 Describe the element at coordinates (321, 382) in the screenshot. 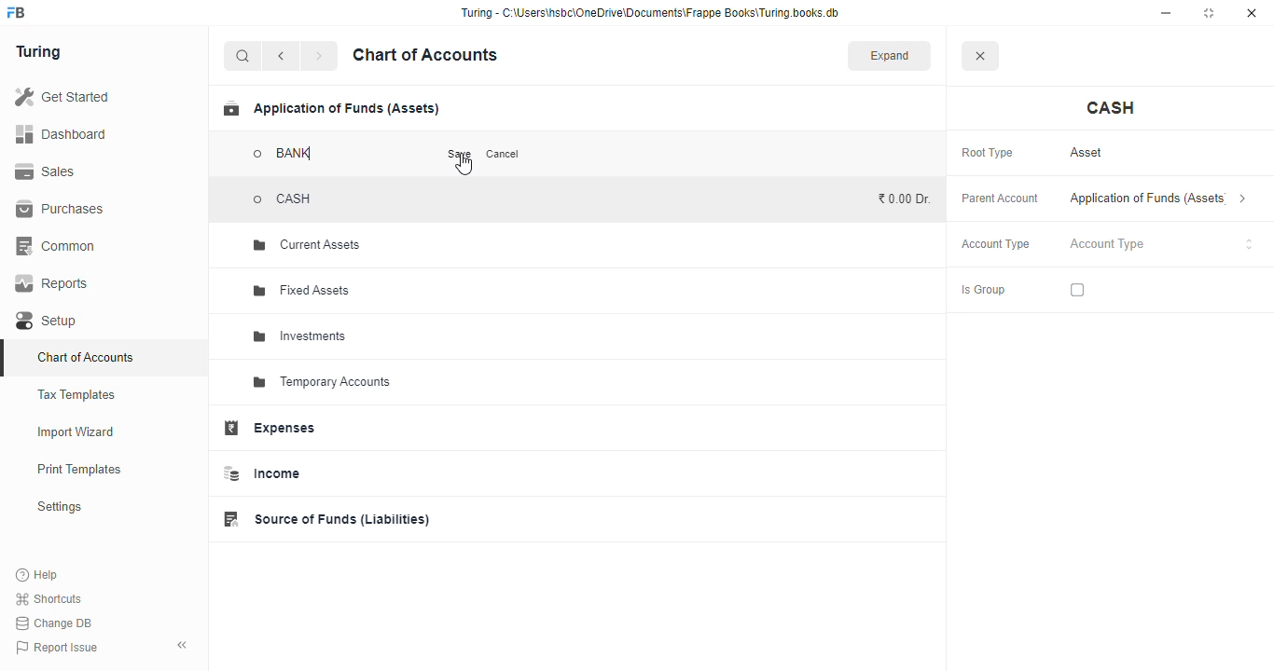

I see `temporary accounts` at that location.